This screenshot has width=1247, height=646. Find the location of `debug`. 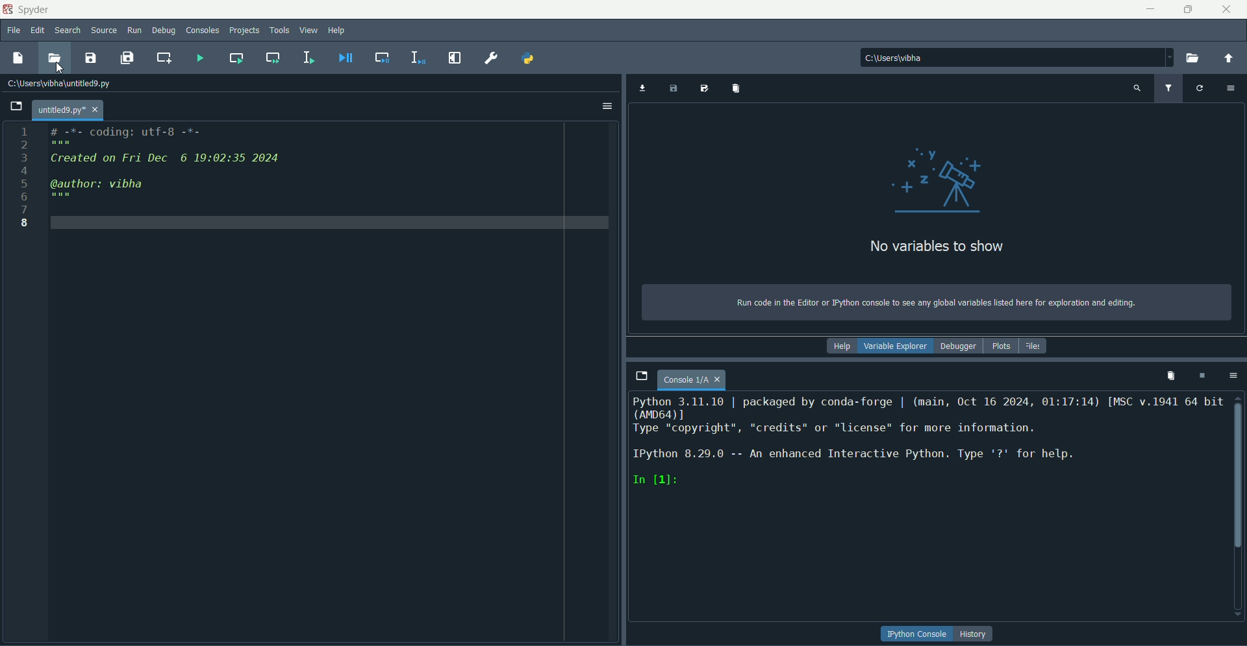

debug is located at coordinates (163, 31).